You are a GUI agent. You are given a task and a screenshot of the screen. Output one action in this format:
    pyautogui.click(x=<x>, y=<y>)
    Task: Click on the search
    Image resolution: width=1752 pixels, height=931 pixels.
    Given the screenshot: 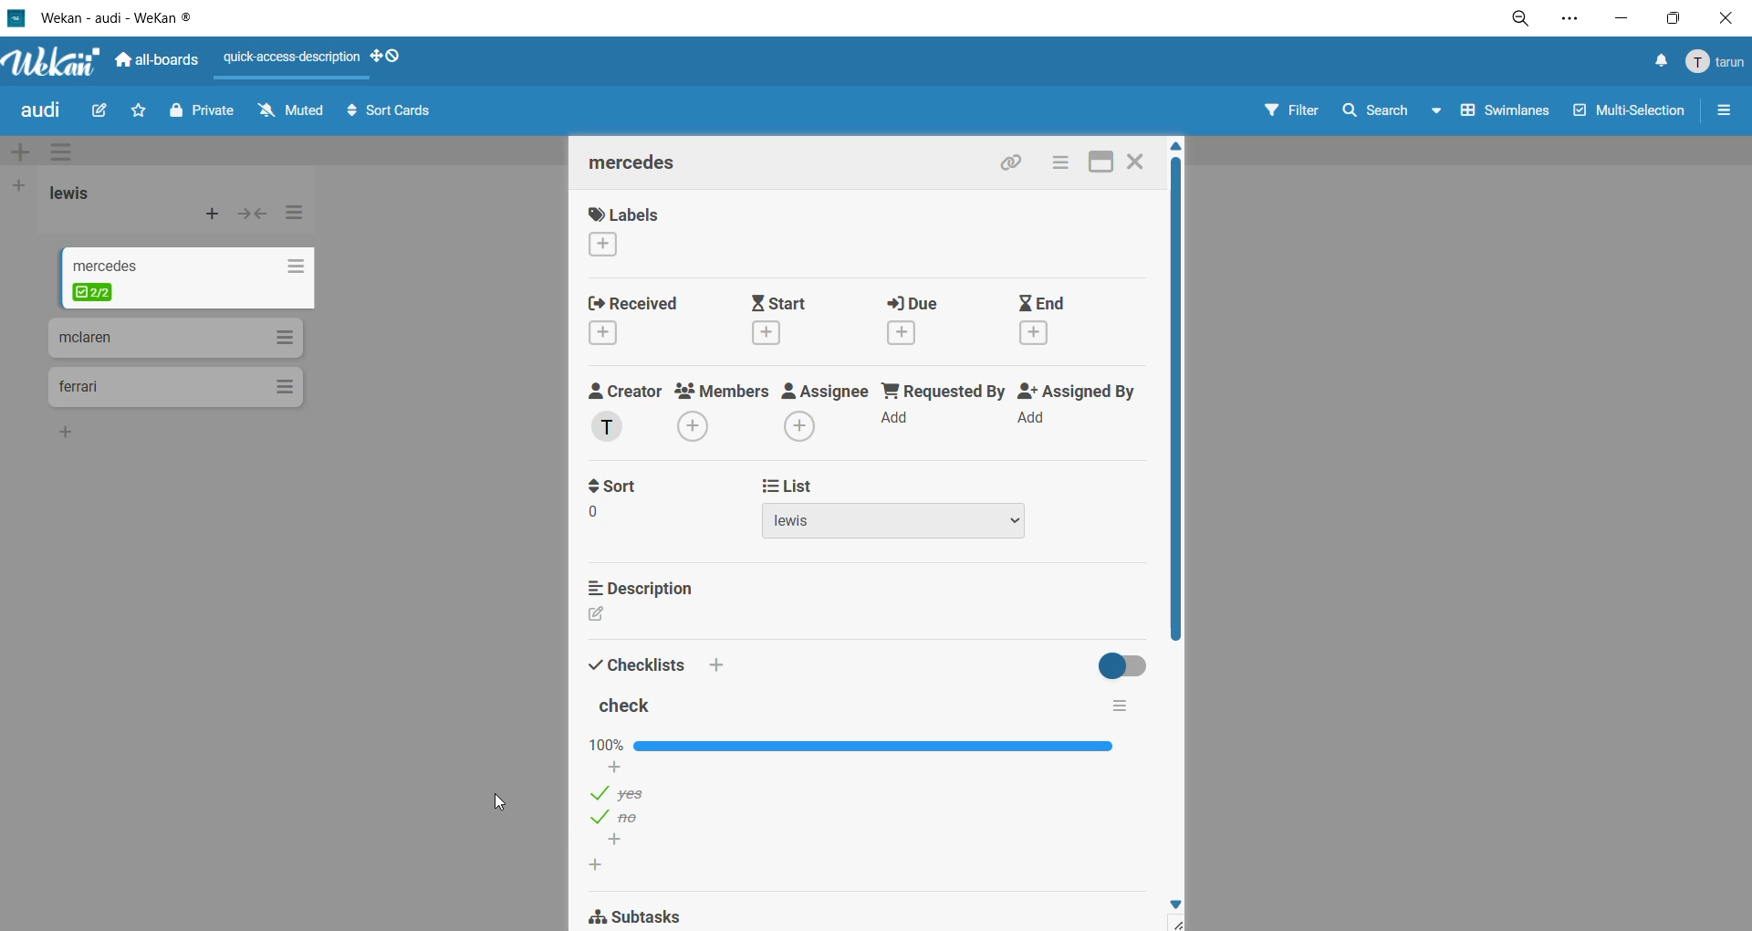 What is the action you would take?
    pyautogui.click(x=1390, y=113)
    